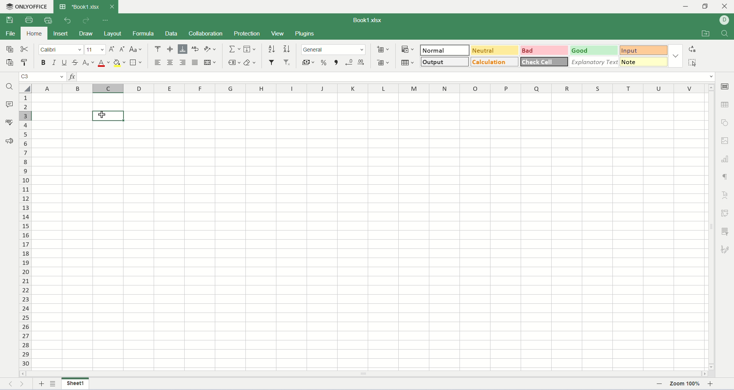  Describe the element at coordinates (543, 50) in the screenshot. I see `bad` at that location.